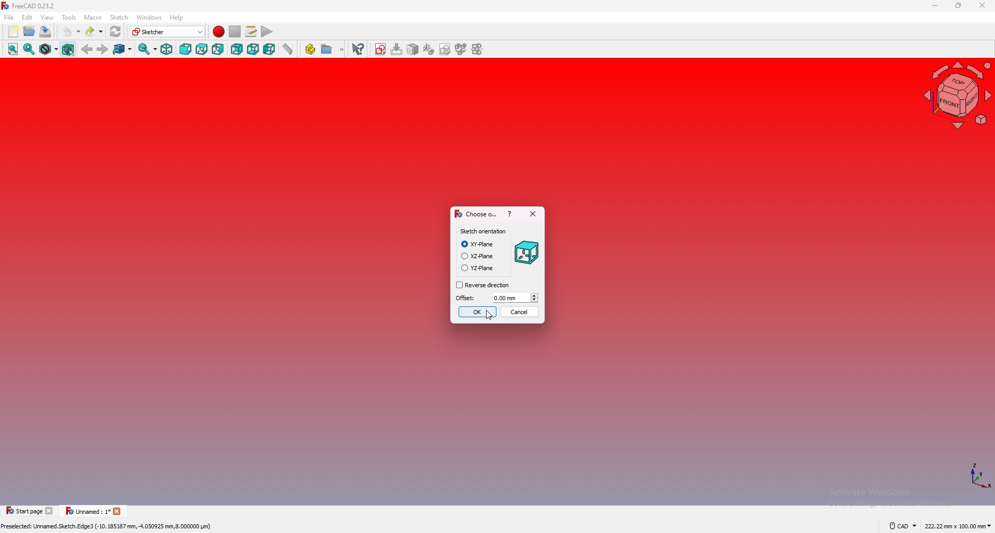 The image size is (995, 533). Describe the element at coordinates (532, 213) in the screenshot. I see `close` at that location.